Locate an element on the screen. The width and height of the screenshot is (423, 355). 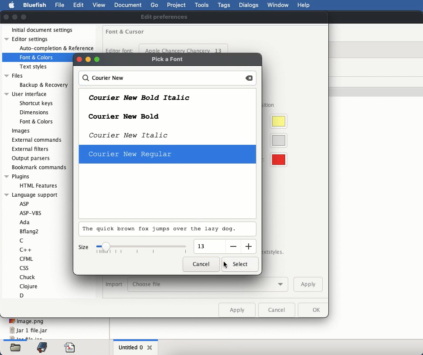
view is located at coordinates (100, 5).